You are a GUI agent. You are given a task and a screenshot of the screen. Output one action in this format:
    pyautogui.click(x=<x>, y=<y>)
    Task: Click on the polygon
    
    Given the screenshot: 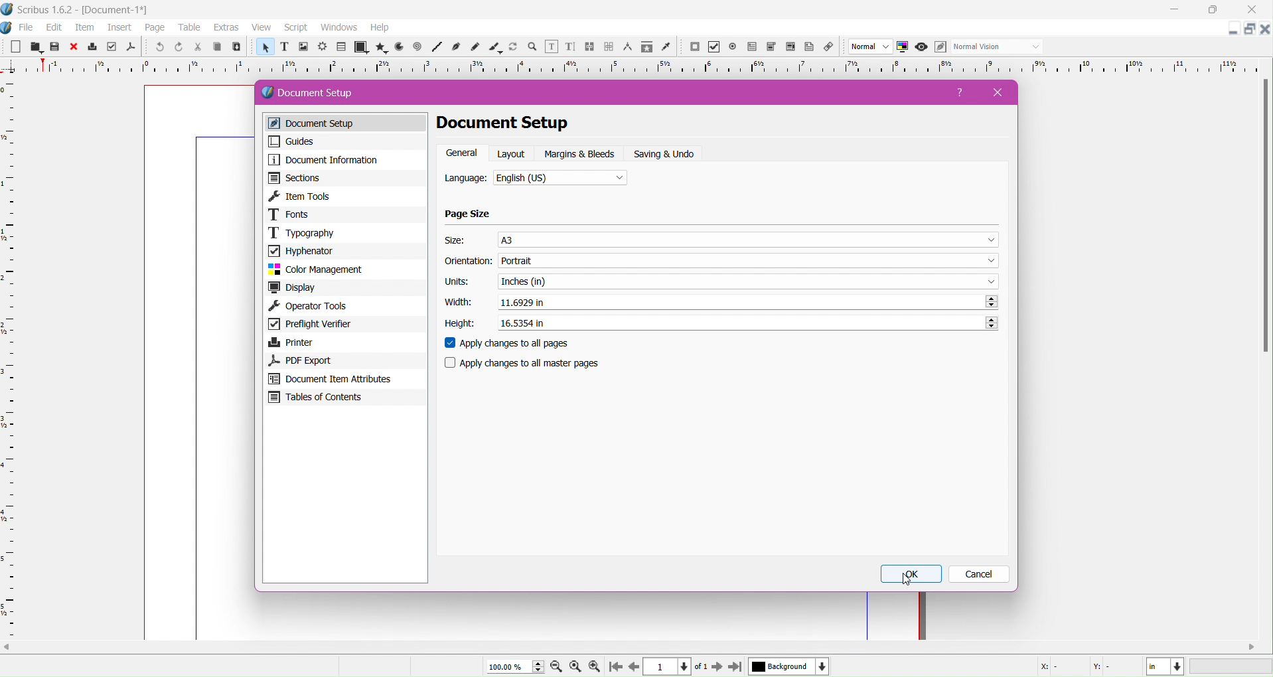 What is the action you would take?
    pyautogui.click(x=378, y=47)
    